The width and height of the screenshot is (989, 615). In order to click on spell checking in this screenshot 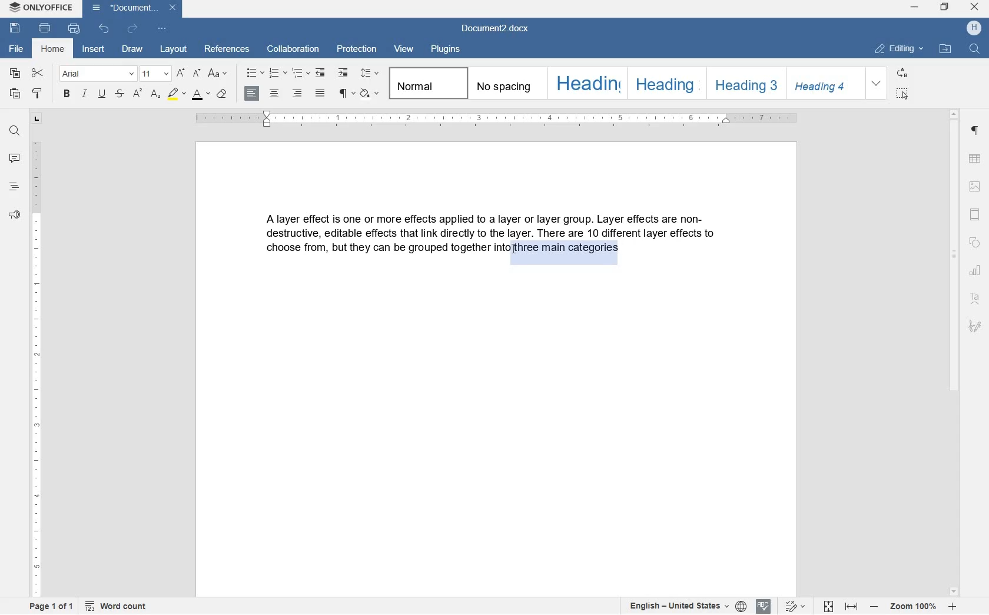, I will do `click(764, 606)`.